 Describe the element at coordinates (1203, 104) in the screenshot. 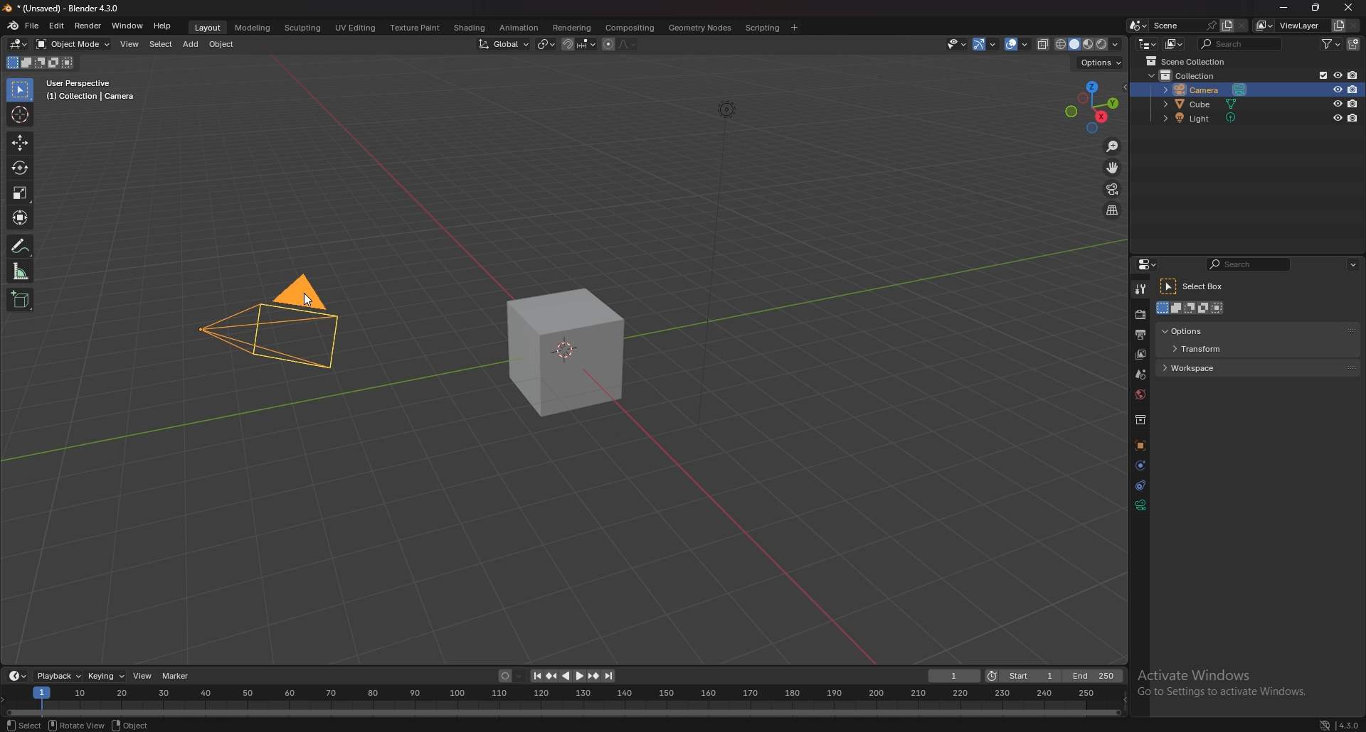

I see `cube` at that location.